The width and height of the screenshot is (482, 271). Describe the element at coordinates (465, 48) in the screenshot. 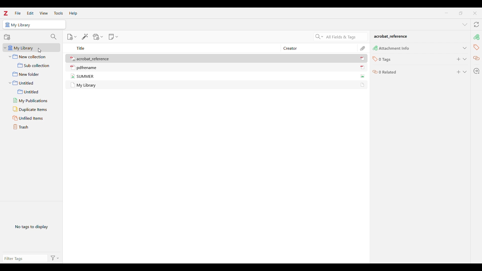

I see `Expand attachment info` at that location.